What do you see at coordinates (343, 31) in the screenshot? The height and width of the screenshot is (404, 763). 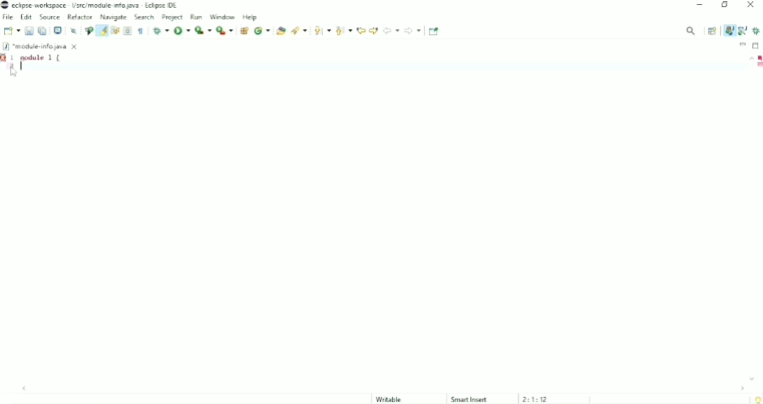 I see `Previous annotation` at bounding box center [343, 31].